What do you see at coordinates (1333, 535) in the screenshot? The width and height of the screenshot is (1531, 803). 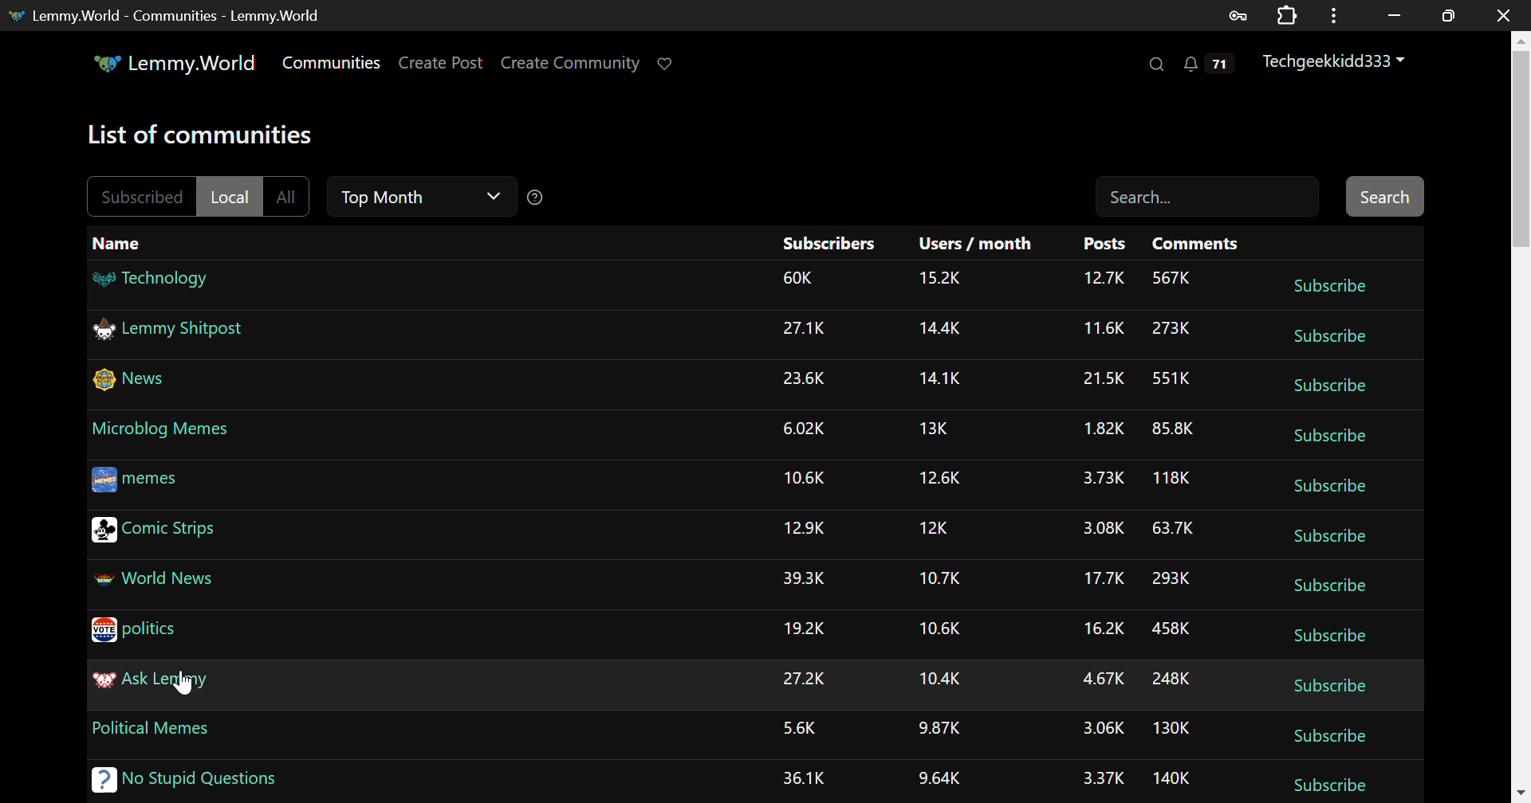 I see `Subscribe` at bounding box center [1333, 535].